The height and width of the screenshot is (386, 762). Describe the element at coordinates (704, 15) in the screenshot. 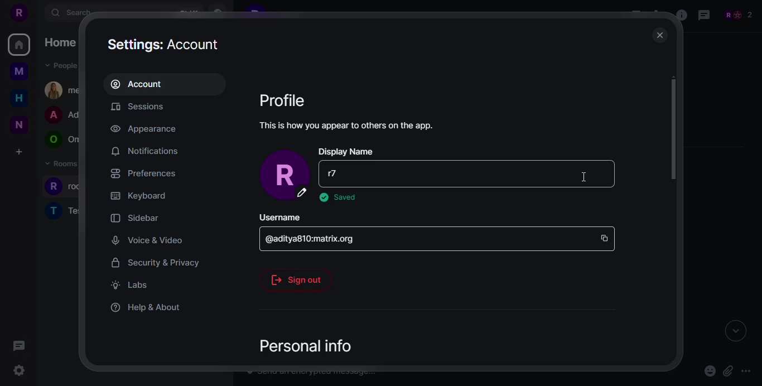

I see `threads` at that location.